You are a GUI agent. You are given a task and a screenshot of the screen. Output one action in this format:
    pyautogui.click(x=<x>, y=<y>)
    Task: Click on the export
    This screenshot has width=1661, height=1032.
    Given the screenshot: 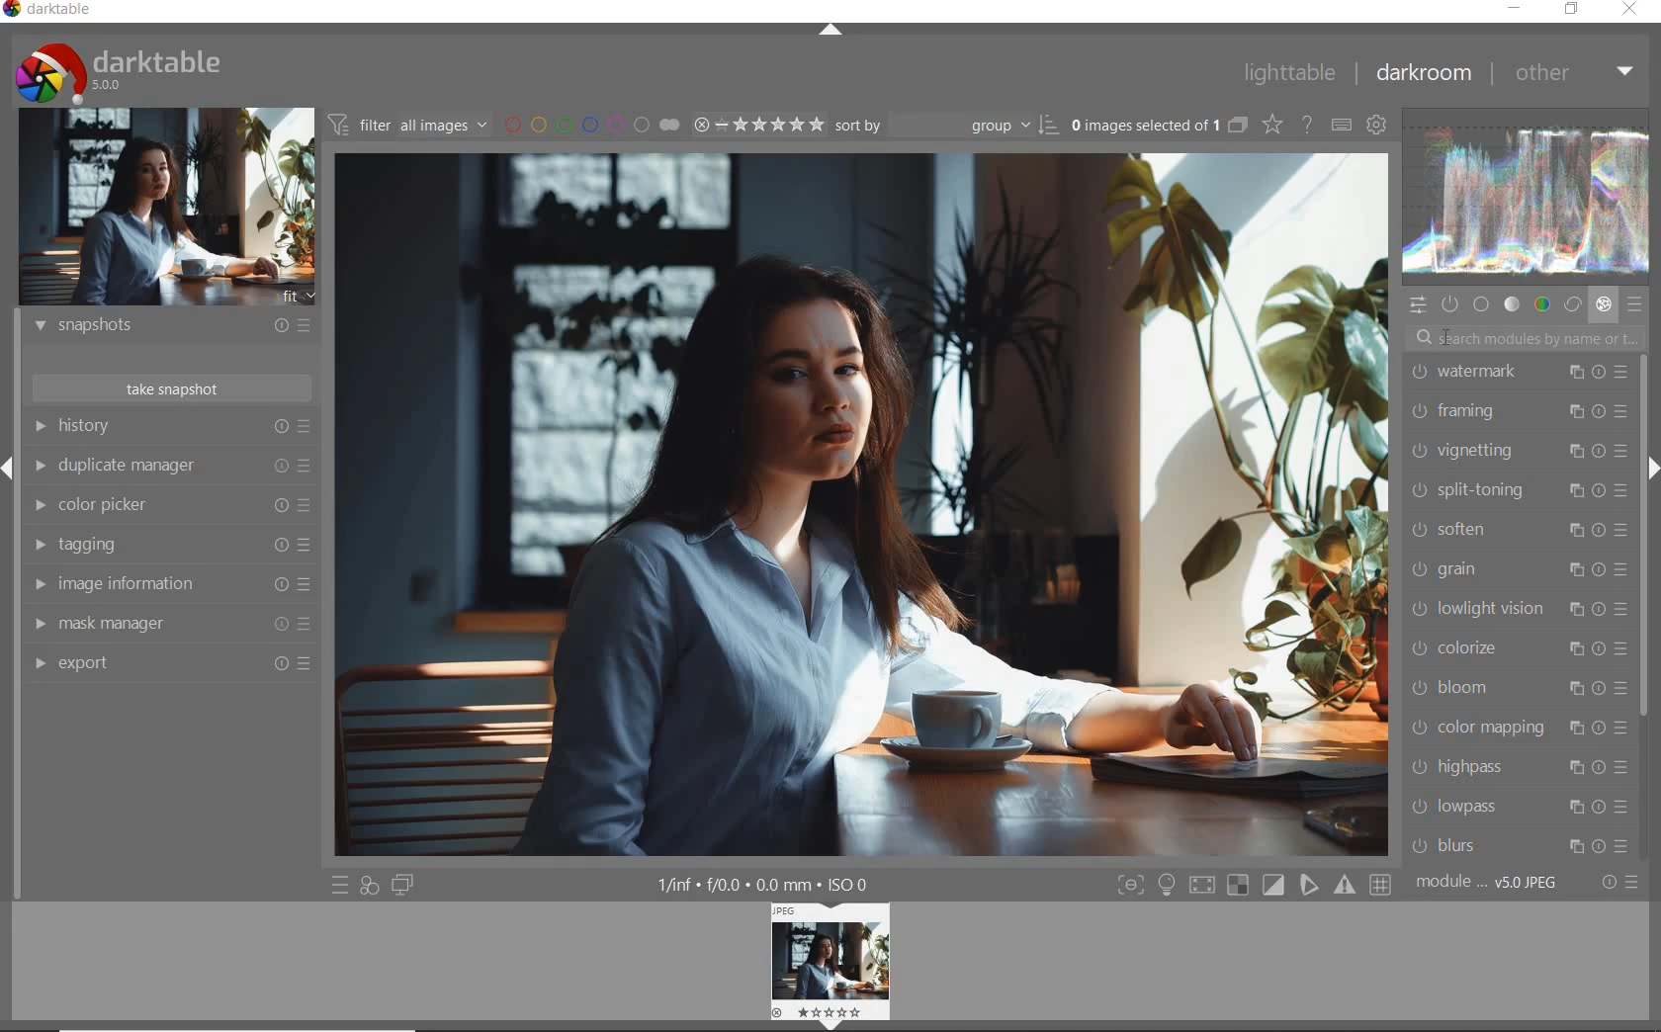 What is the action you would take?
    pyautogui.click(x=171, y=662)
    